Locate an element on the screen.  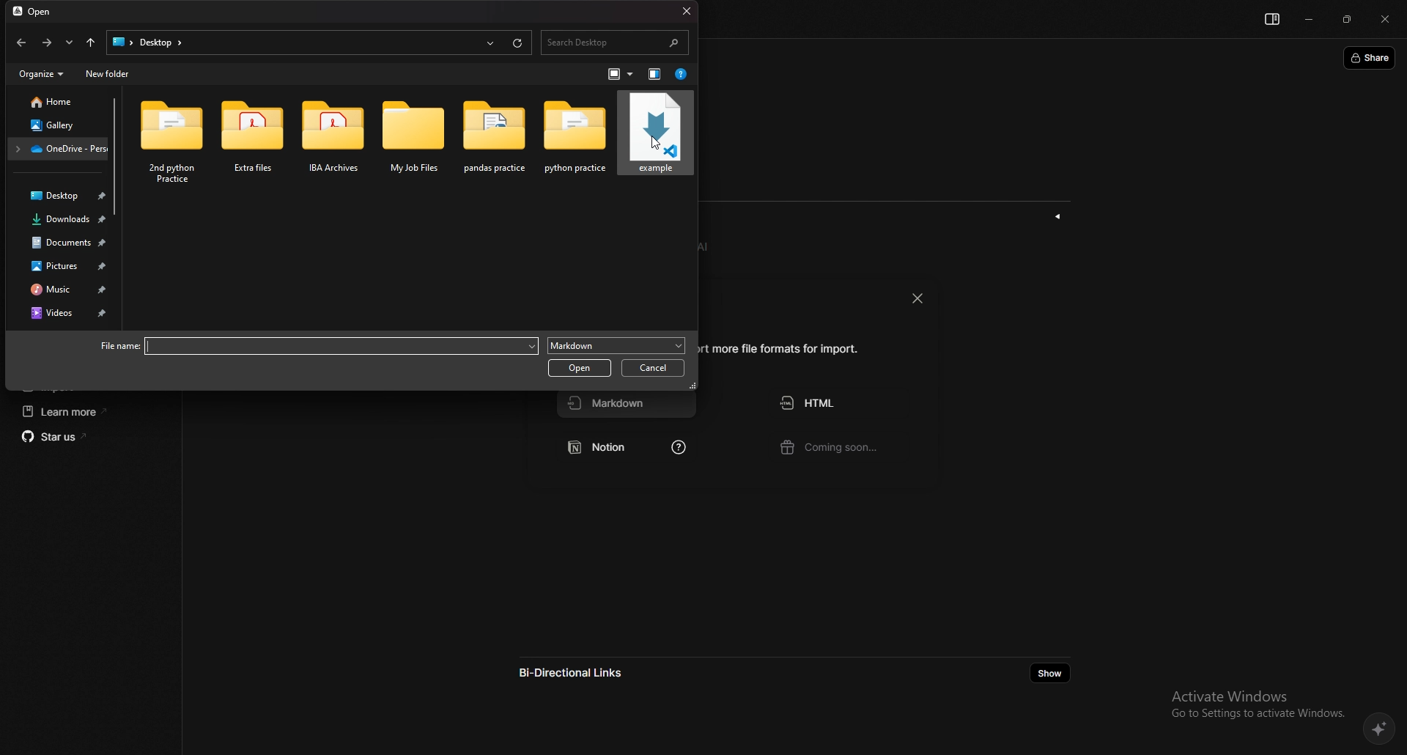
coming soon is located at coordinates (841, 449).